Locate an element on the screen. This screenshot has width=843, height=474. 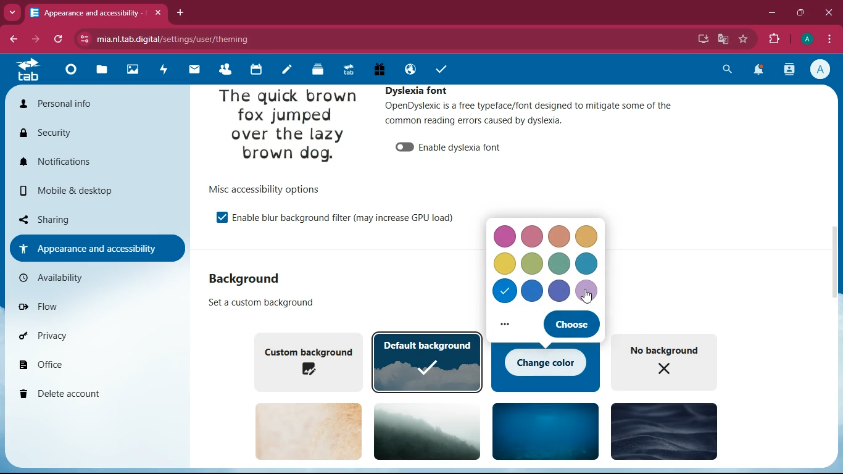
tasks is located at coordinates (441, 70).